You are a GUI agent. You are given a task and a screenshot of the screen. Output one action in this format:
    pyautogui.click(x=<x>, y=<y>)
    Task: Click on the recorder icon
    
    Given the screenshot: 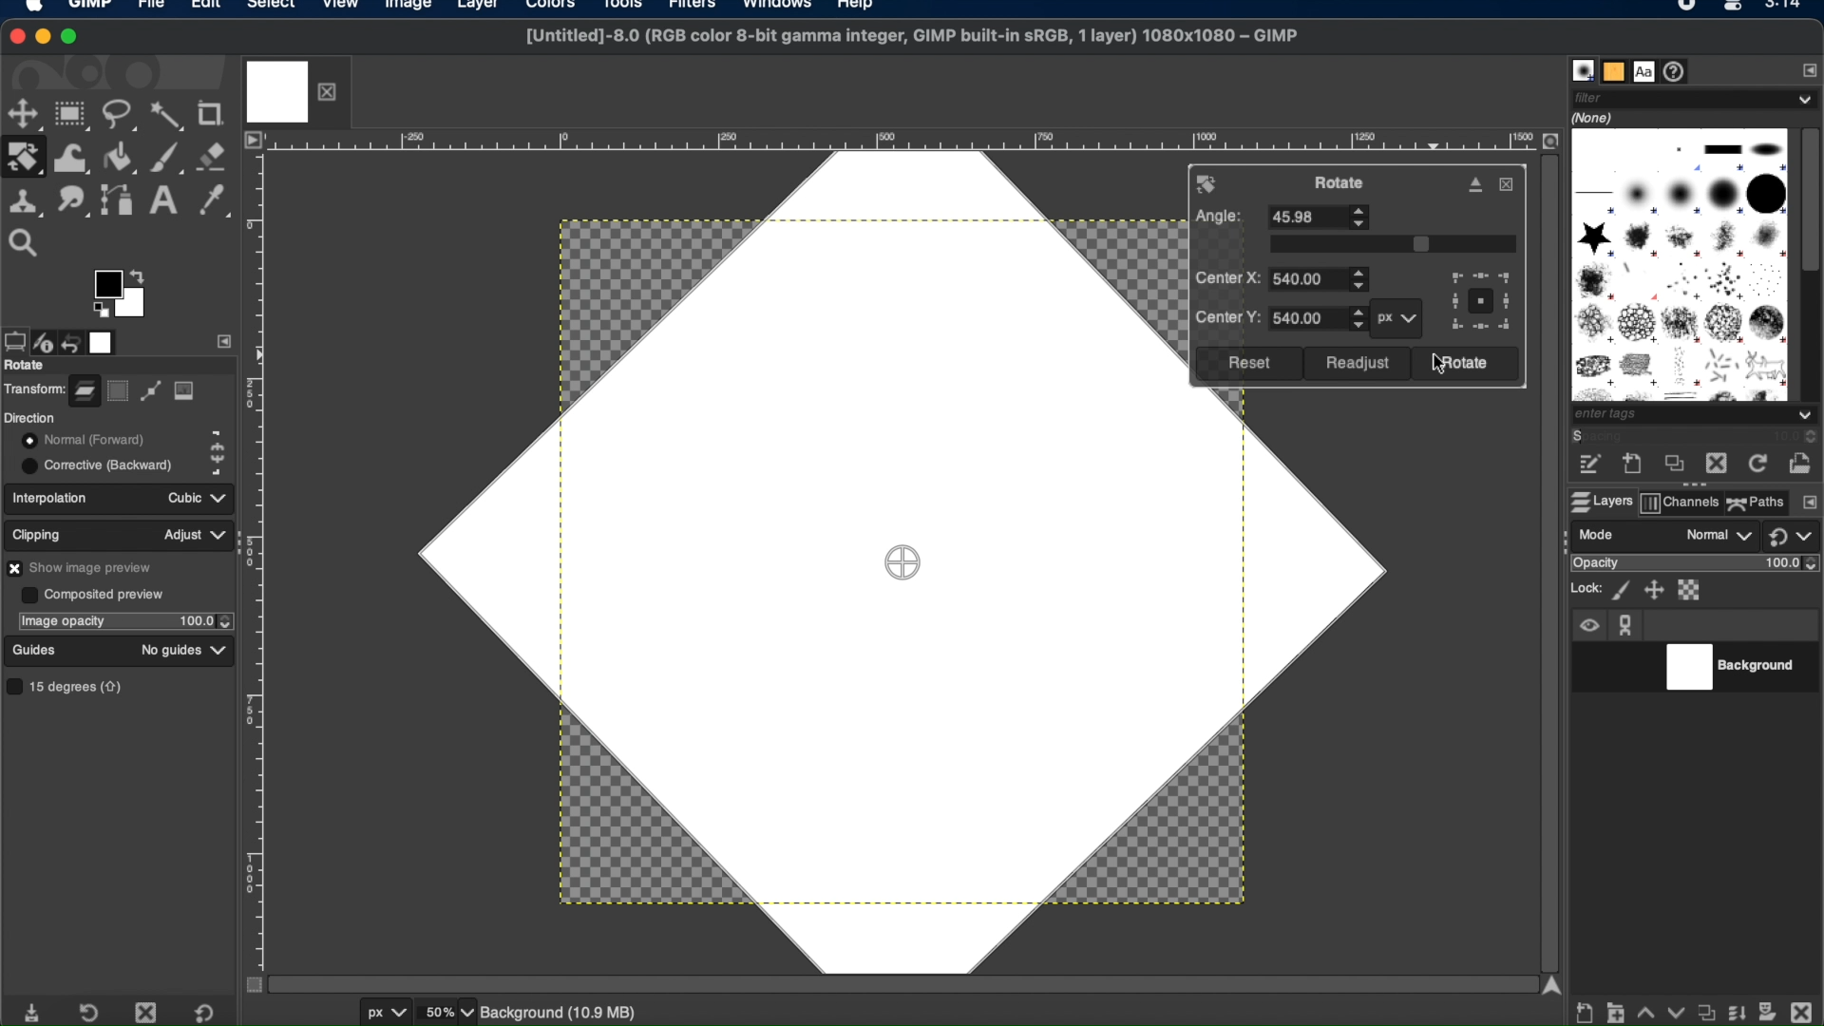 What is the action you would take?
    pyautogui.click(x=1684, y=8)
    